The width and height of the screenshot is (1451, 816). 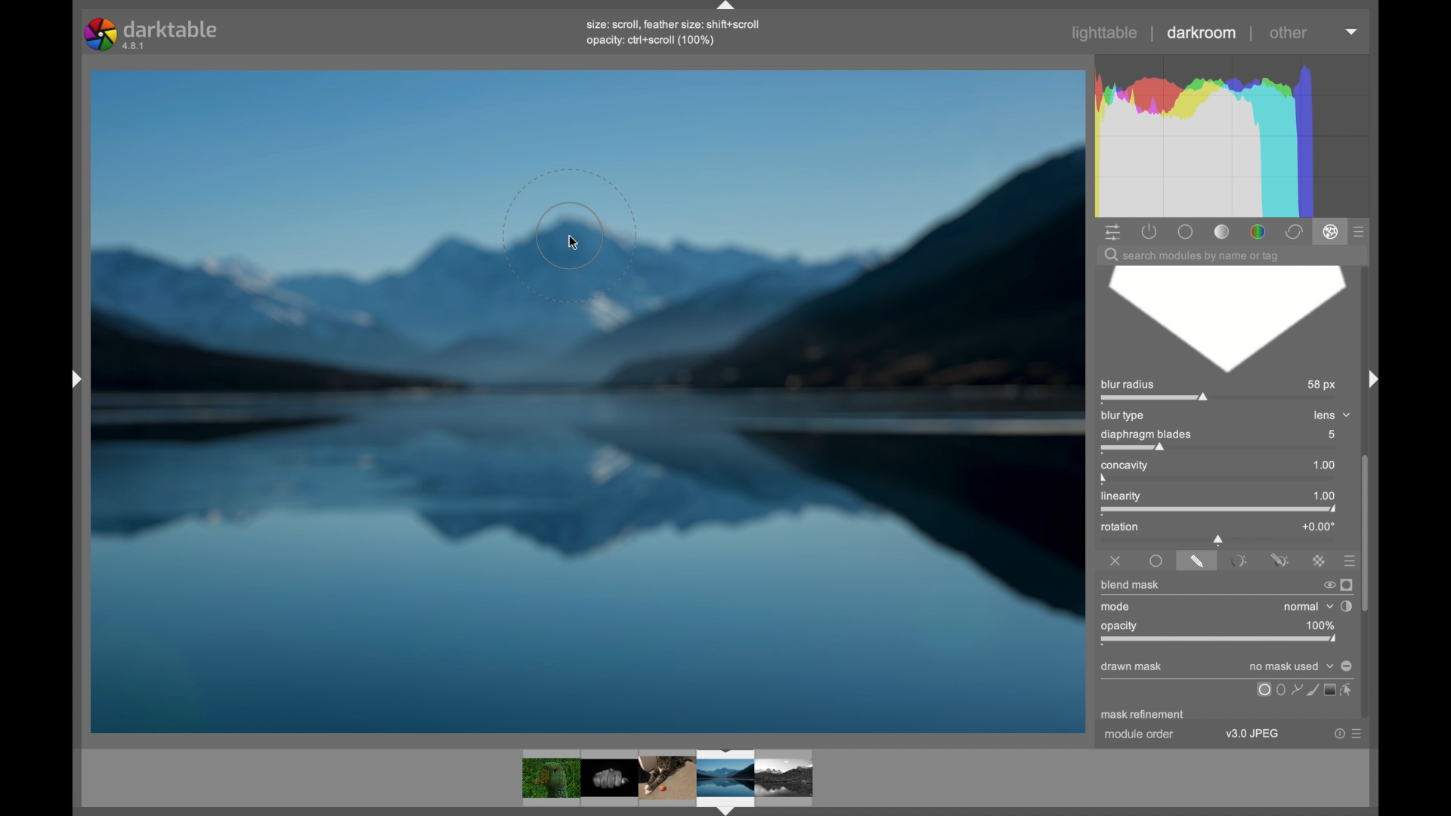 I want to click on +0.00, so click(x=1318, y=525).